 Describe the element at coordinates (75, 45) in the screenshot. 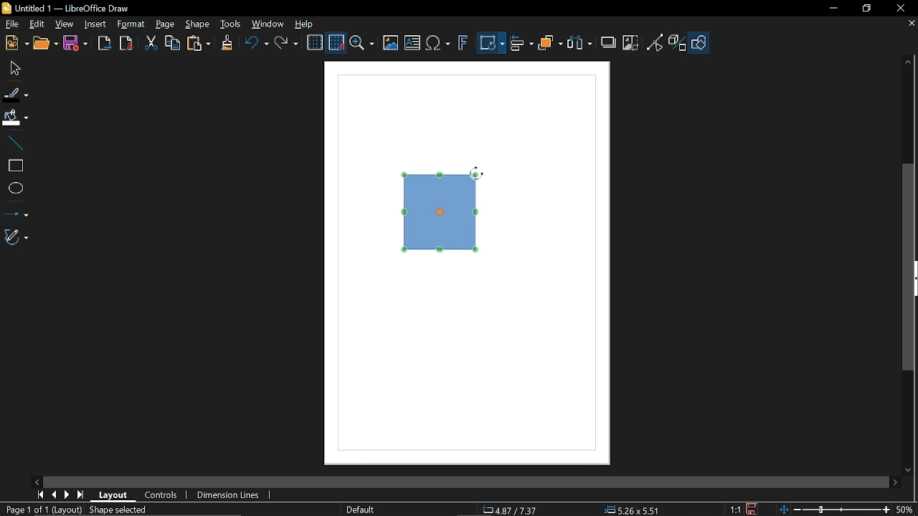

I see `Save` at that location.